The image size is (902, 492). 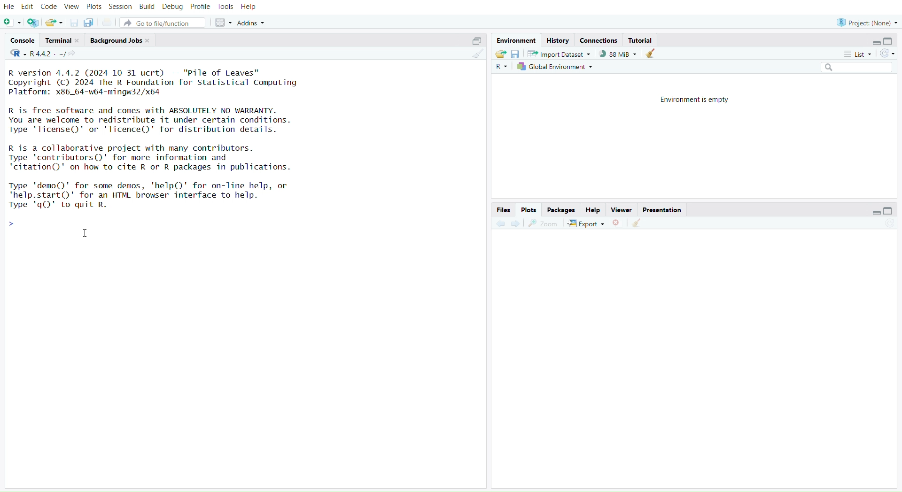 I want to click on collapse, so click(x=890, y=41).